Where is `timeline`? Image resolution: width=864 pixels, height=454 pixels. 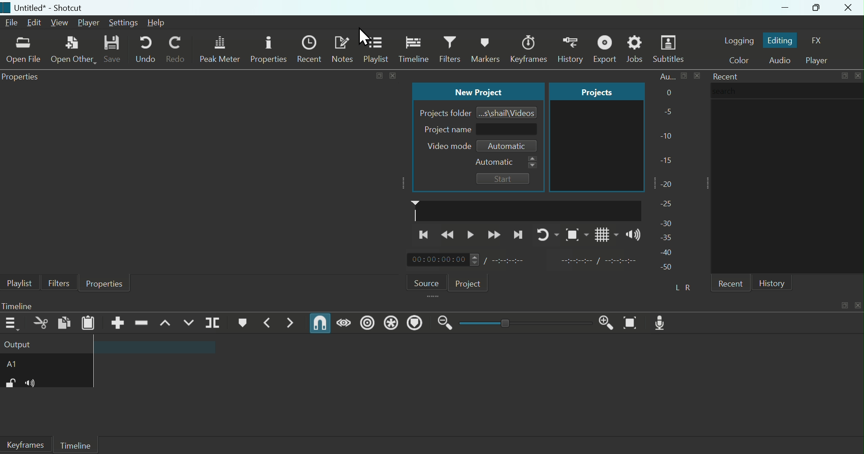 timeline is located at coordinates (527, 210).